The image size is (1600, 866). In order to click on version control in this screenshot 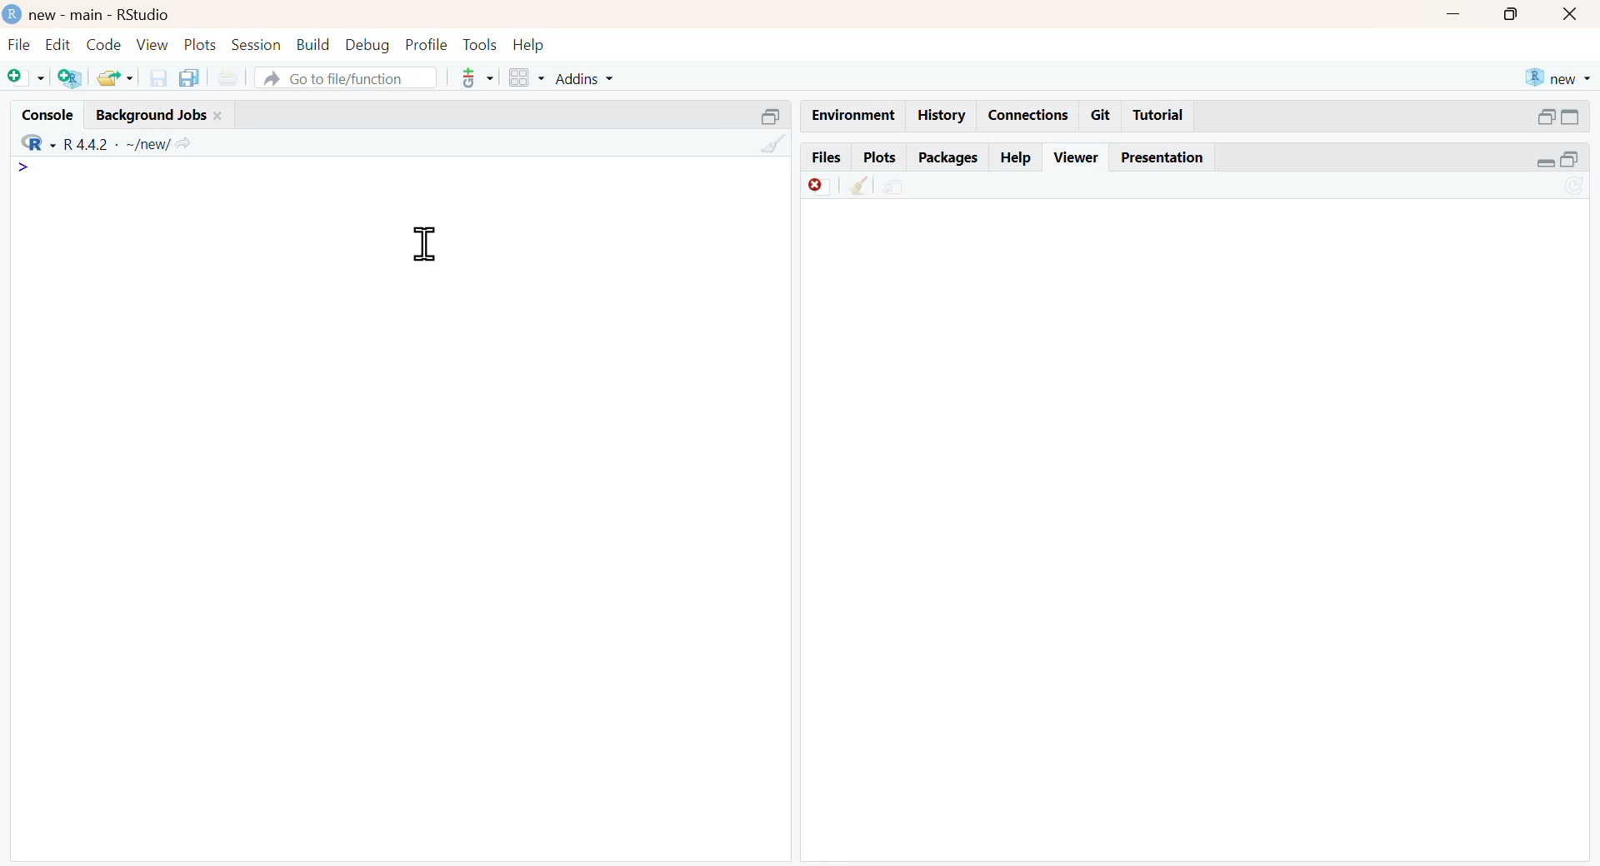, I will do `click(473, 77)`.